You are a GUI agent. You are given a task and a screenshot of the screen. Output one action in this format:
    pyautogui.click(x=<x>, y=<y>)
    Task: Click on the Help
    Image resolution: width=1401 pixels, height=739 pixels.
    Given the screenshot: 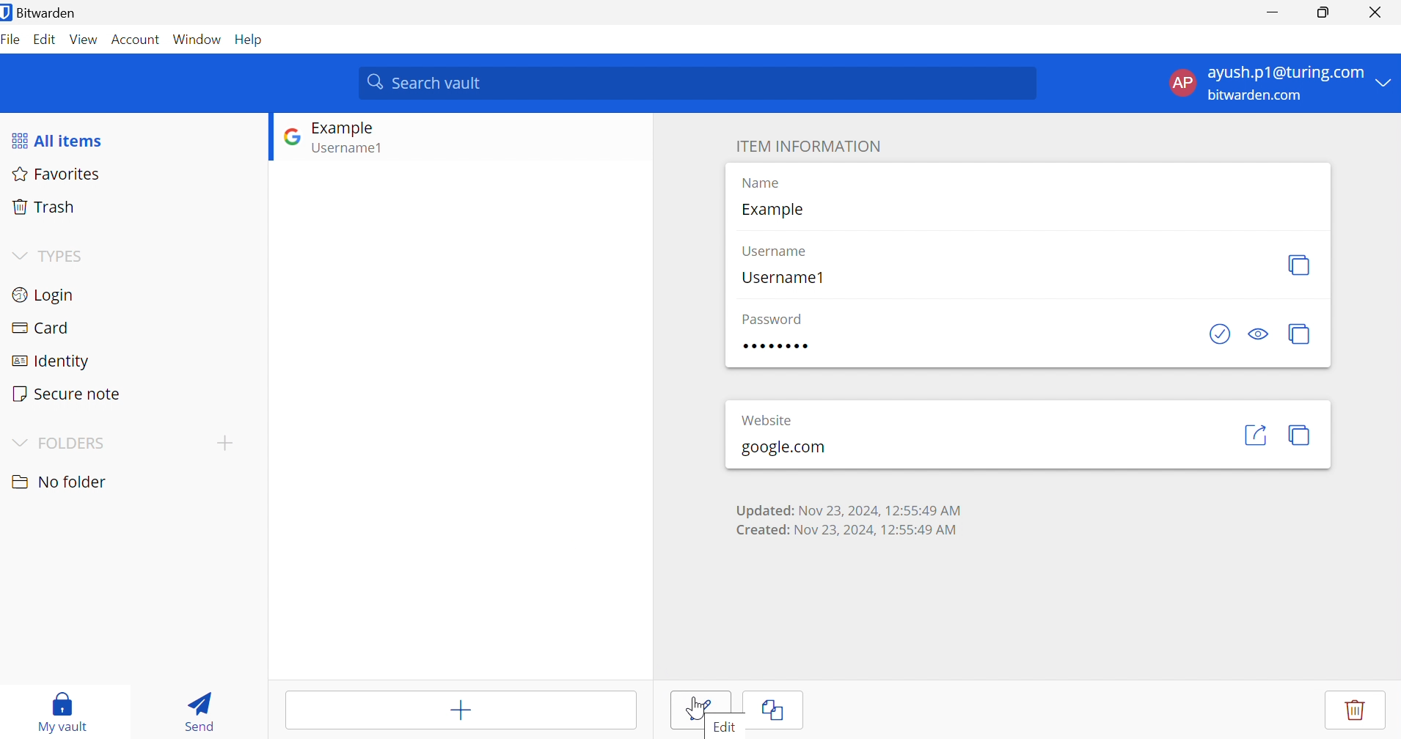 What is the action you would take?
    pyautogui.click(x=252, y=40)
    